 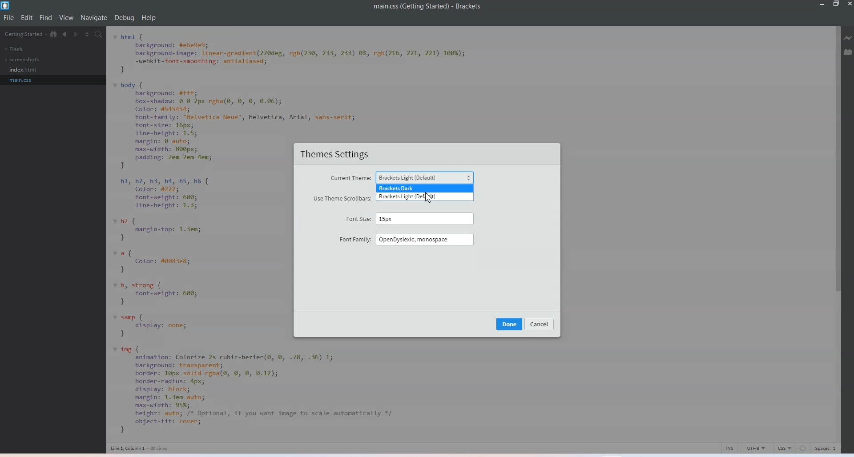 What do you see at coordinates (435, 7) in the screenshot?
I see `main.css(getting started) - Brackets` at bounding box center [435, 7].